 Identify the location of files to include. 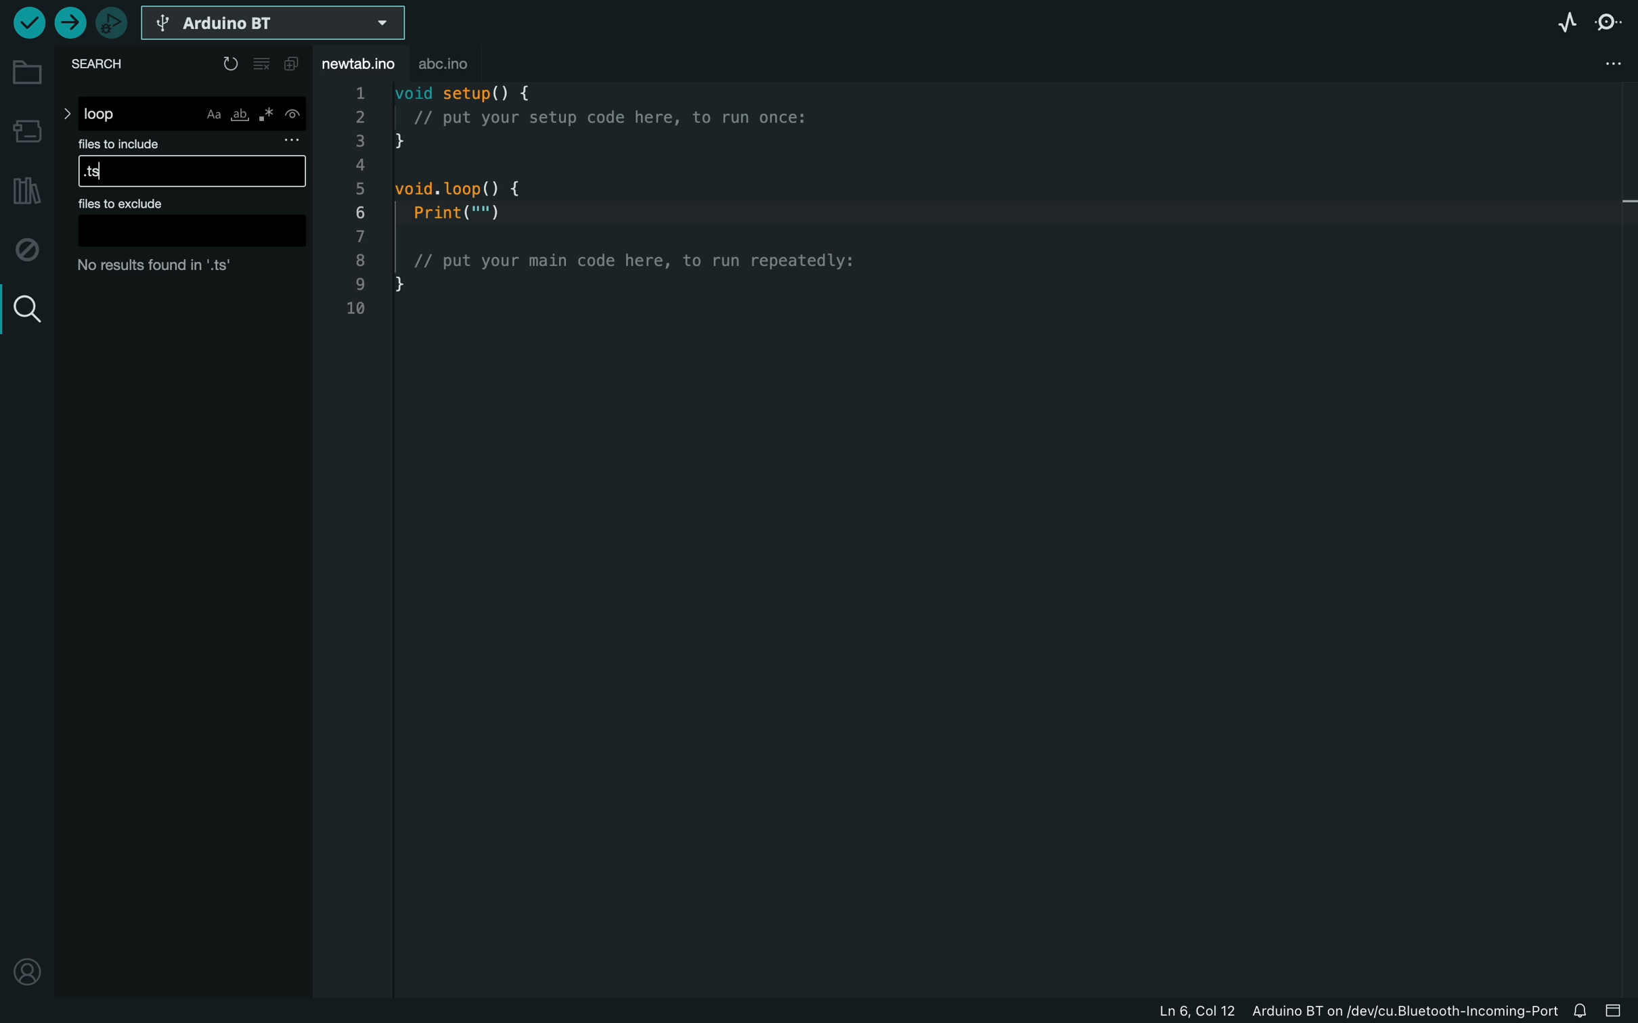
(194, 142).